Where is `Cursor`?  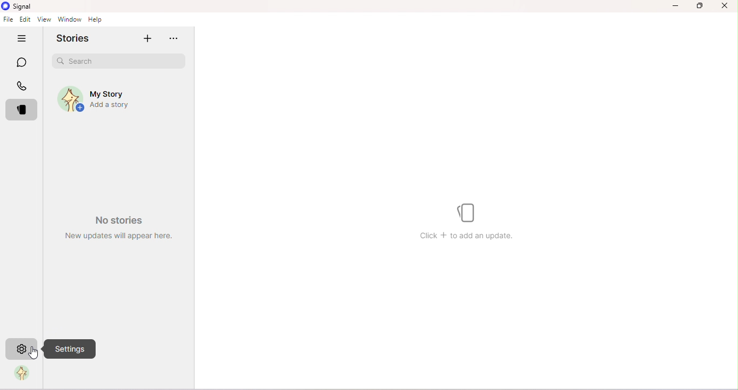 Cursor is located at coordinates (35, 352).